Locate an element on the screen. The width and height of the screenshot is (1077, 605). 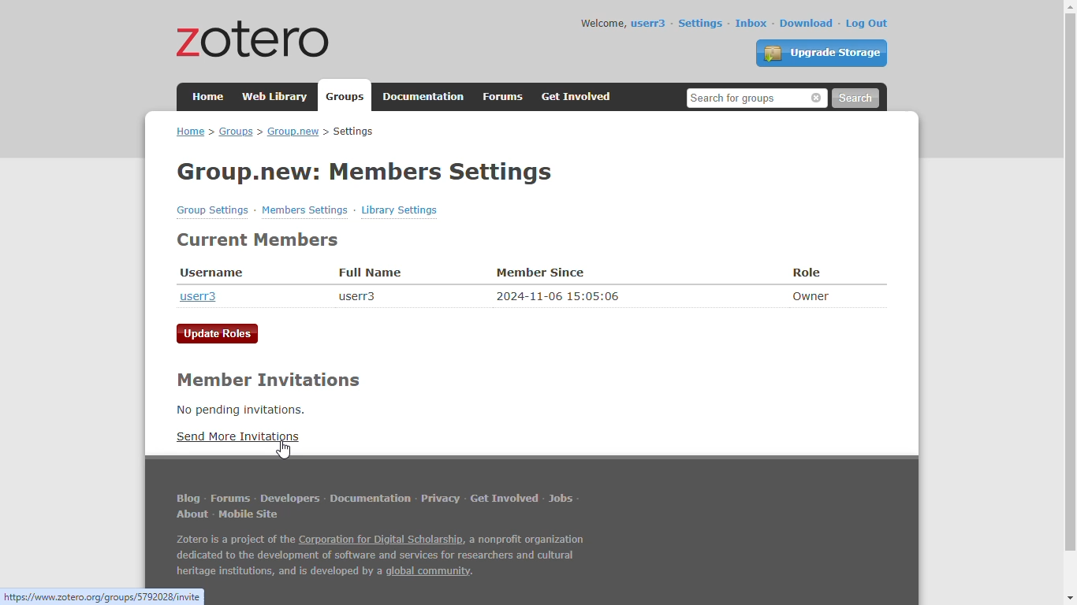
get involved is located at coordinates (578, 97).